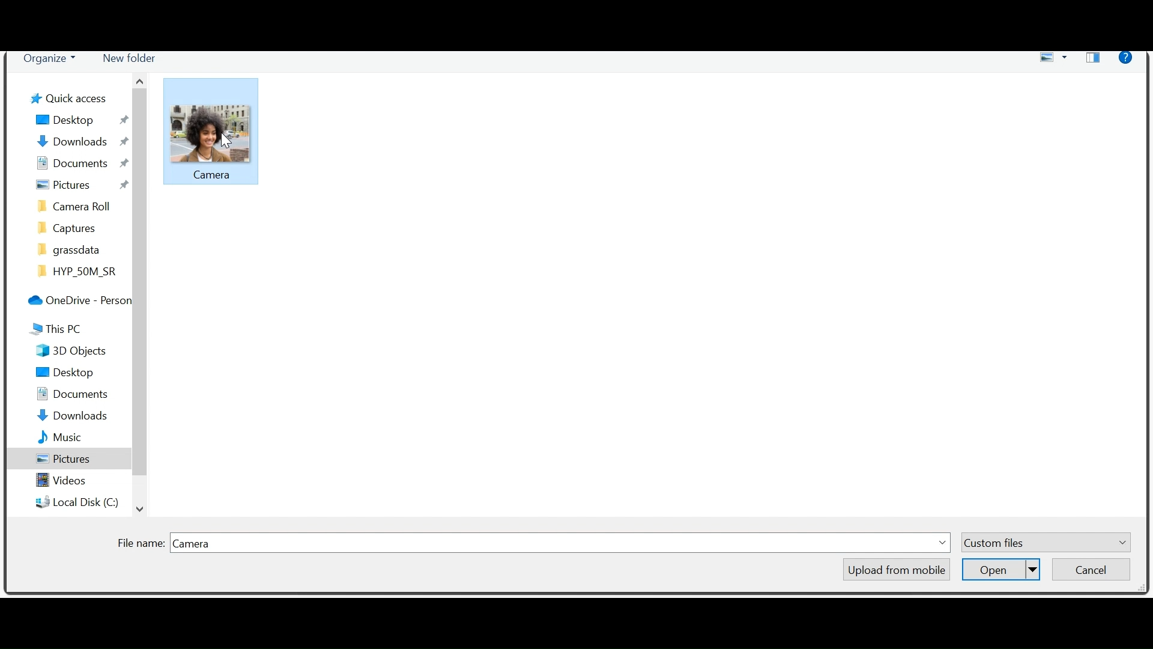 The image size is (1153, 649). What do you see at coordinates (1125, 59) in the screenshot?
I see `Help menu` at bounding box center [1125, 59].